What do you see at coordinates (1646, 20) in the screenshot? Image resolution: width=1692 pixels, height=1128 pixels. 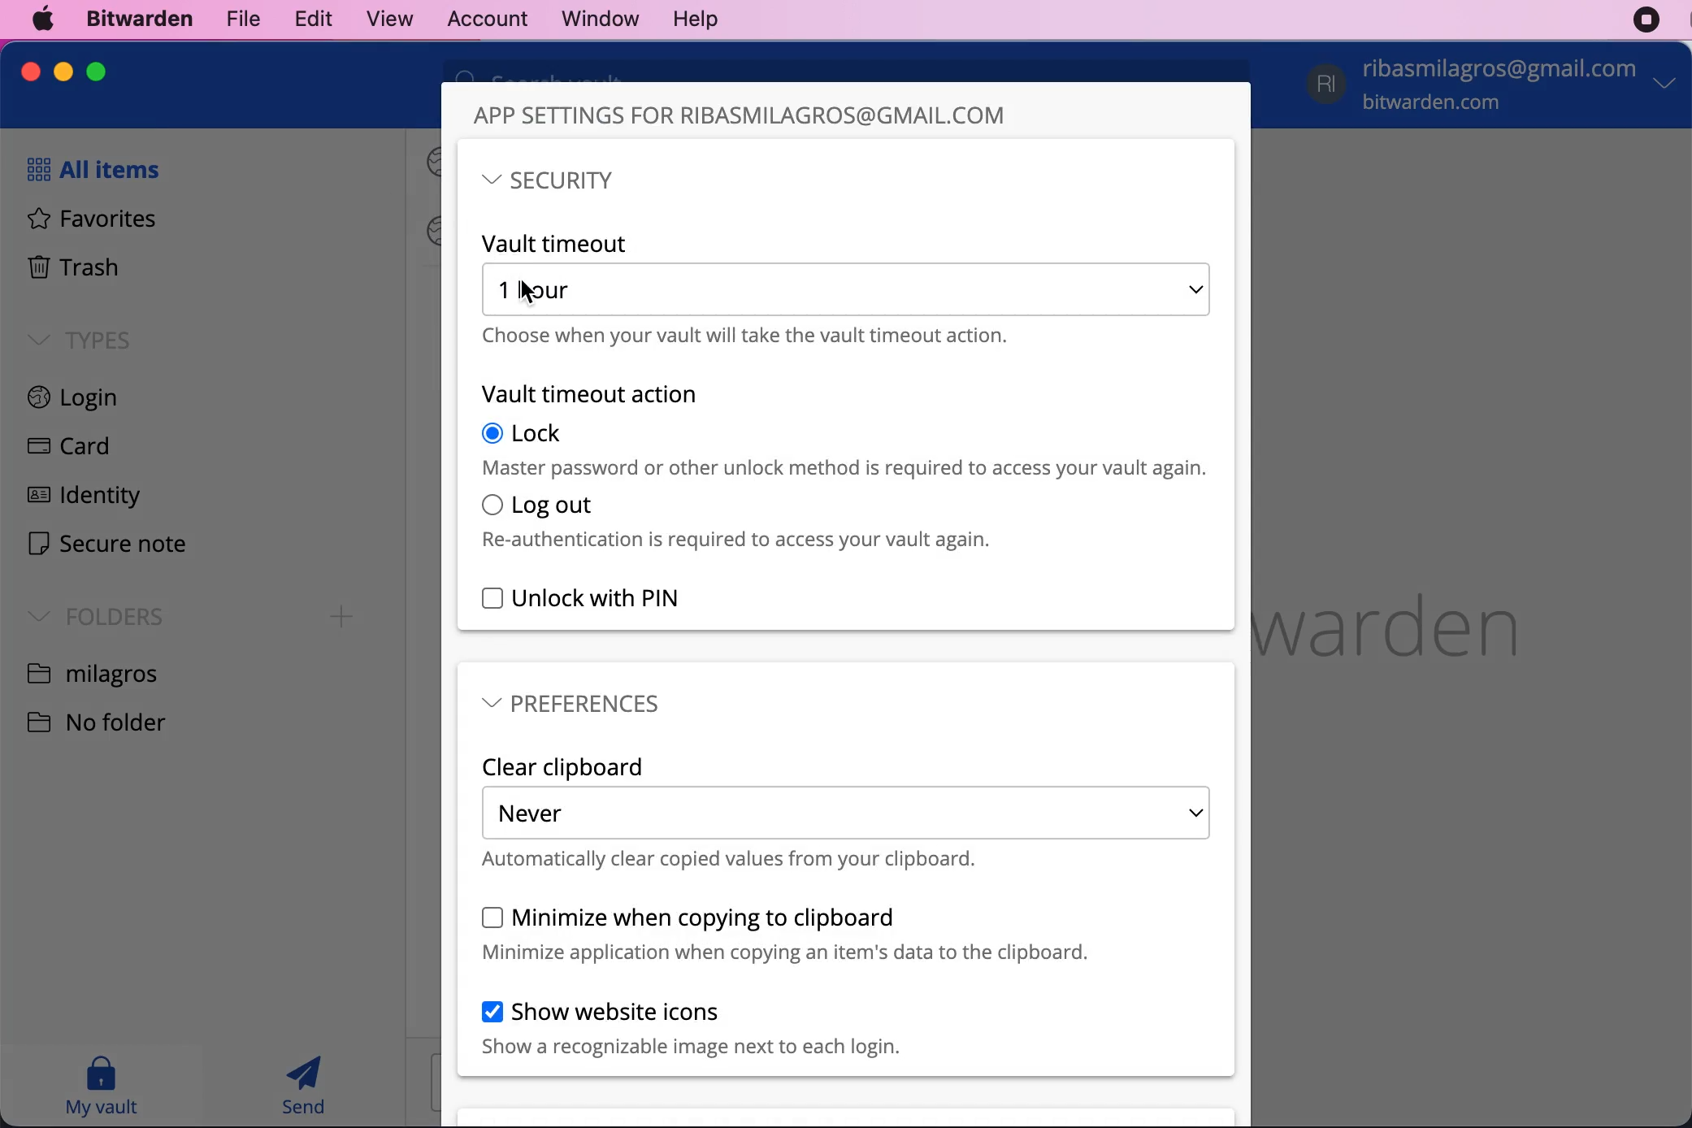 I see `recording stopped` at bounding box center [1646, 20].